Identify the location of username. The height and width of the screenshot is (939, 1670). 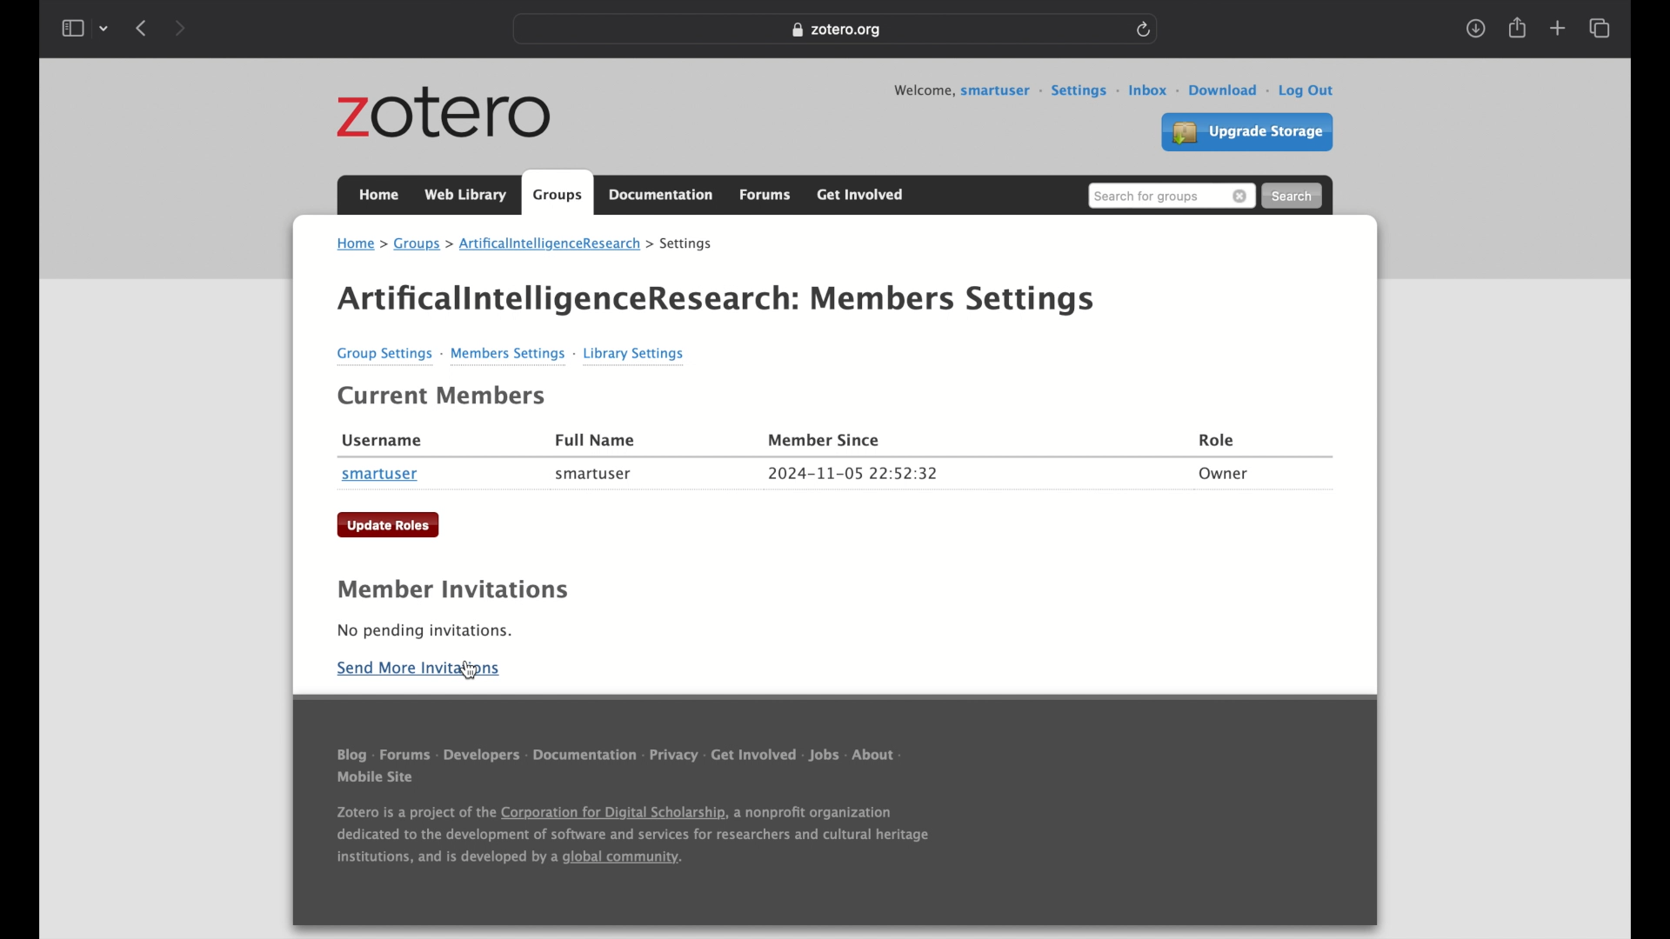
(383, 441).